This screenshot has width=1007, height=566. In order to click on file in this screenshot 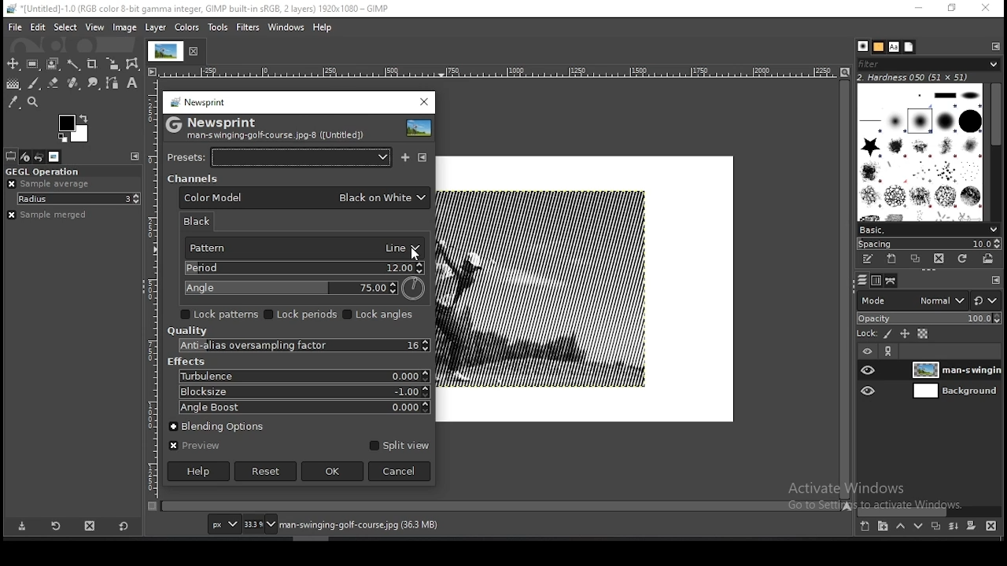, I will do `click(13, 28)`.